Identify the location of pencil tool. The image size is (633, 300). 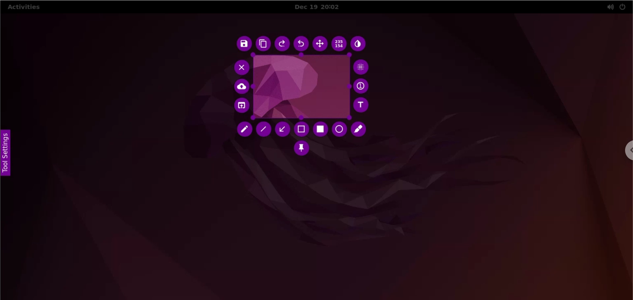
(243, 130).